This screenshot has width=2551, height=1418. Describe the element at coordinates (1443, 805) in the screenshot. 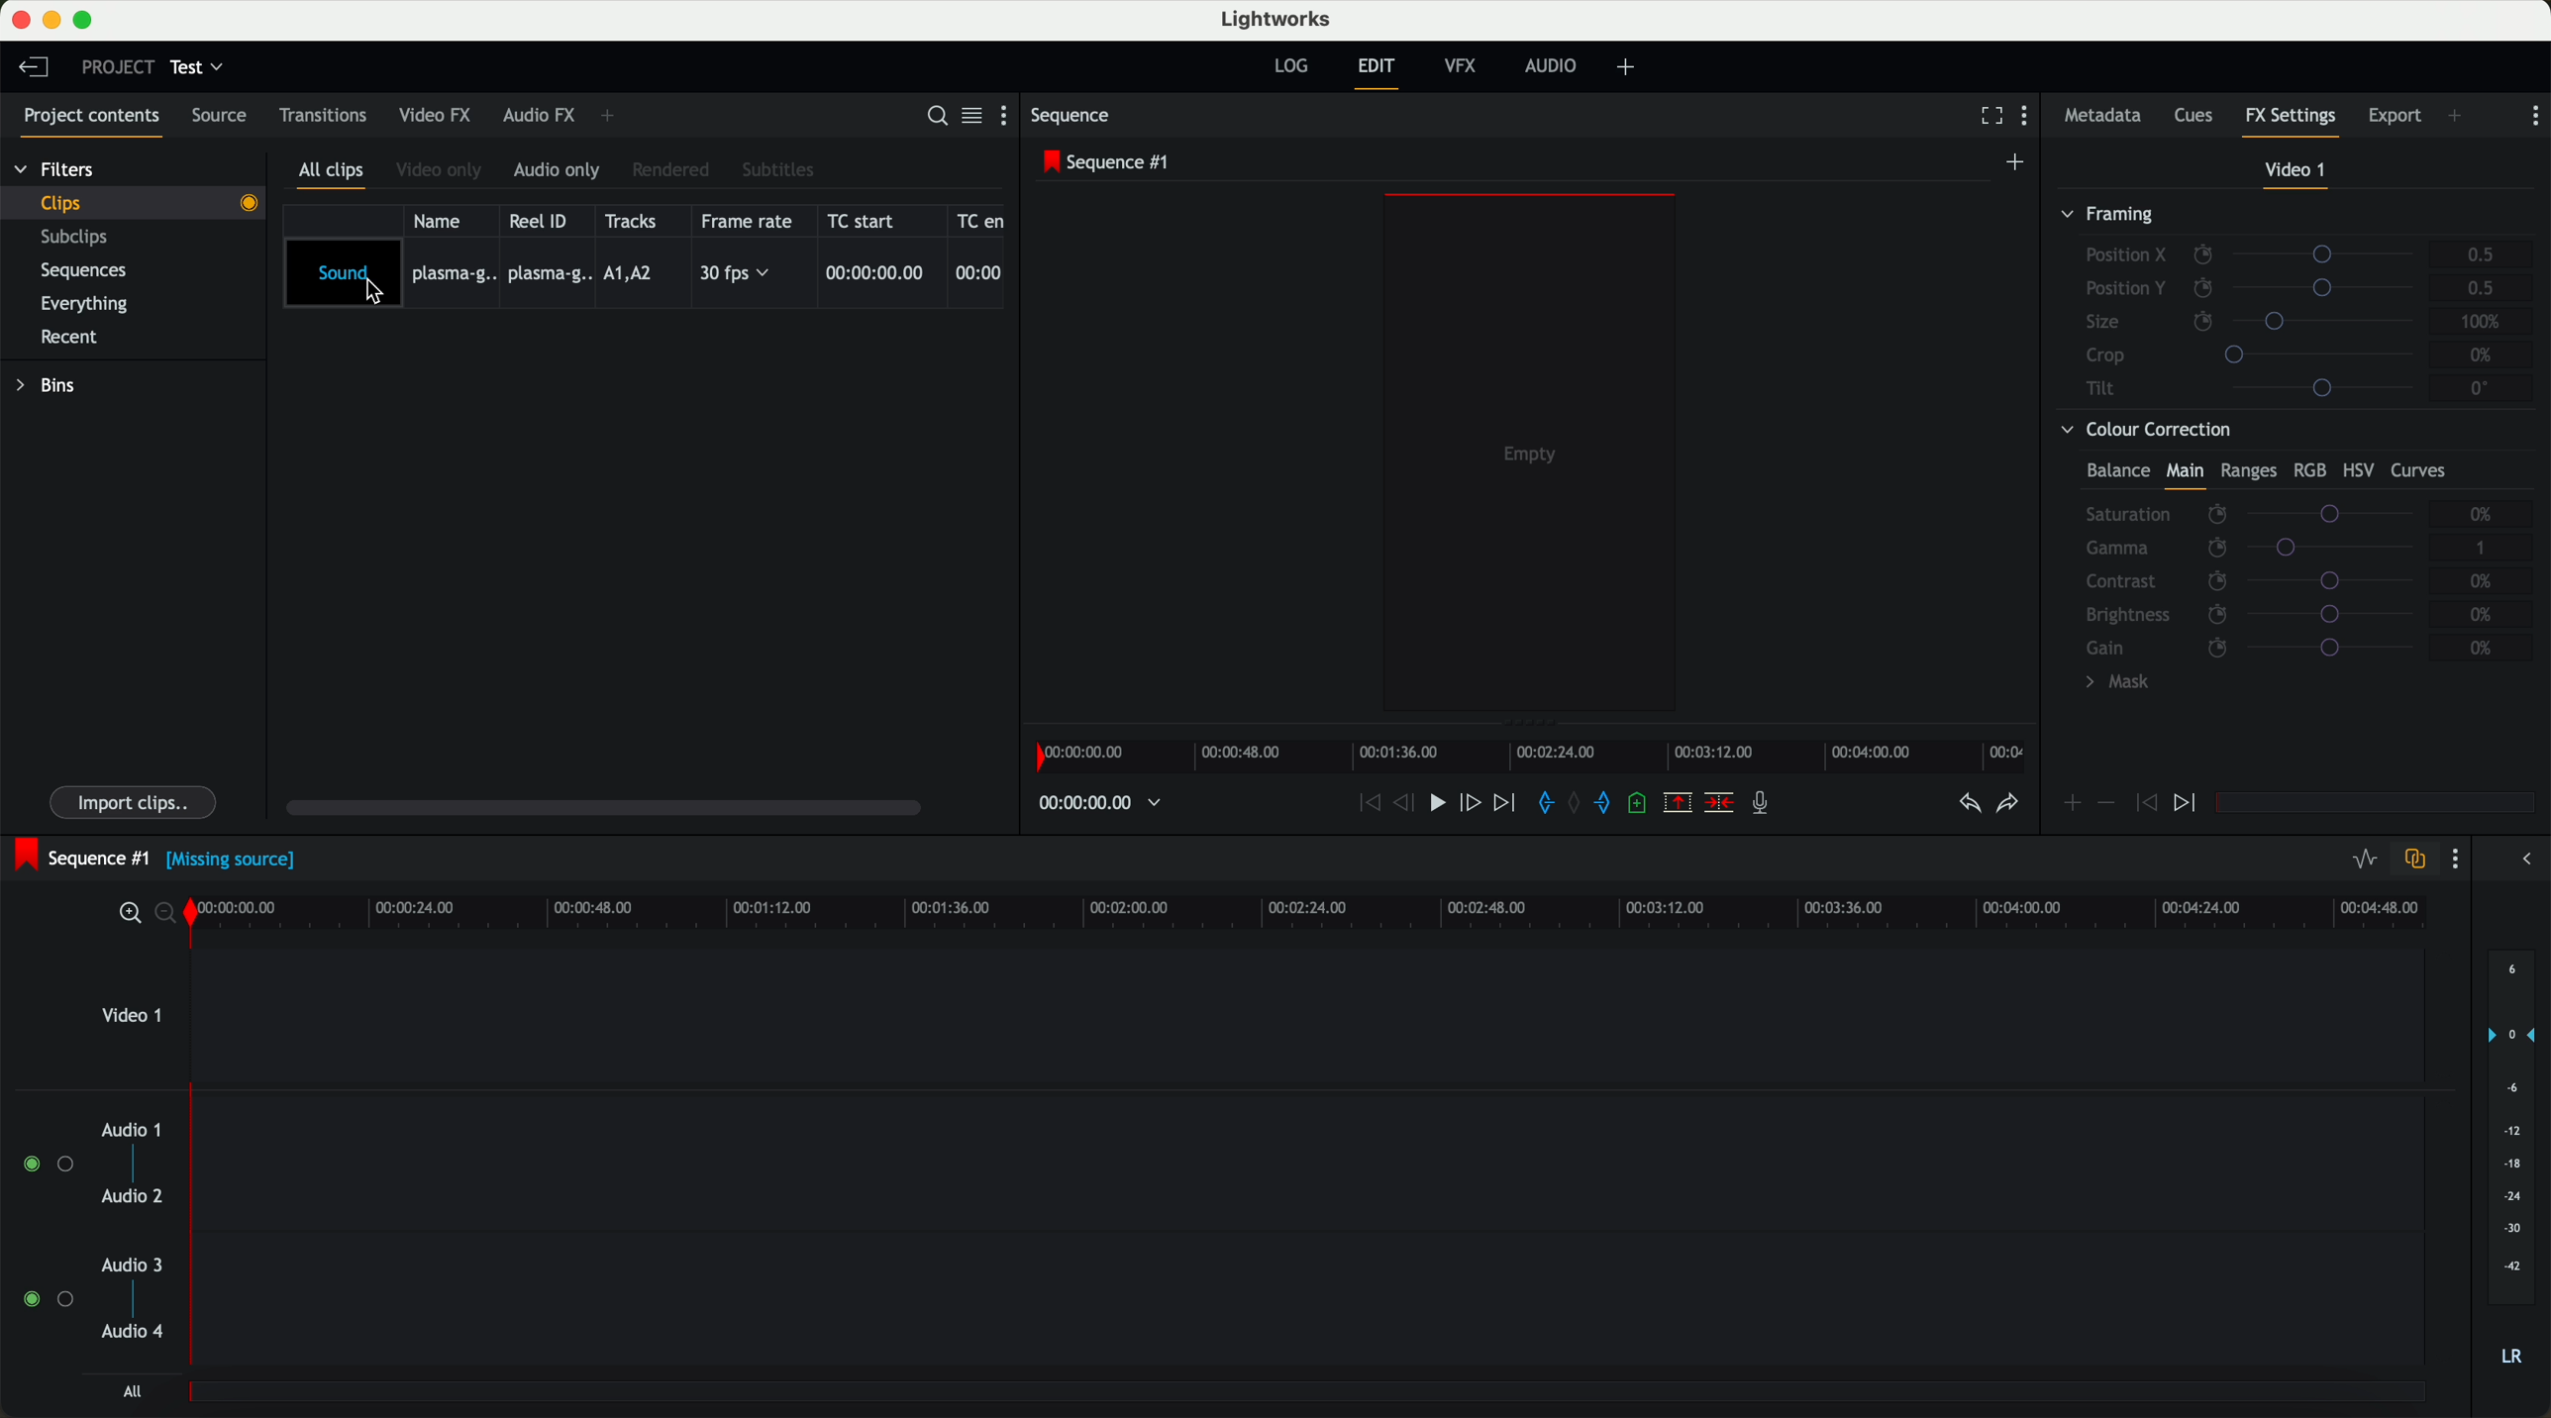

I see `play` at that location.